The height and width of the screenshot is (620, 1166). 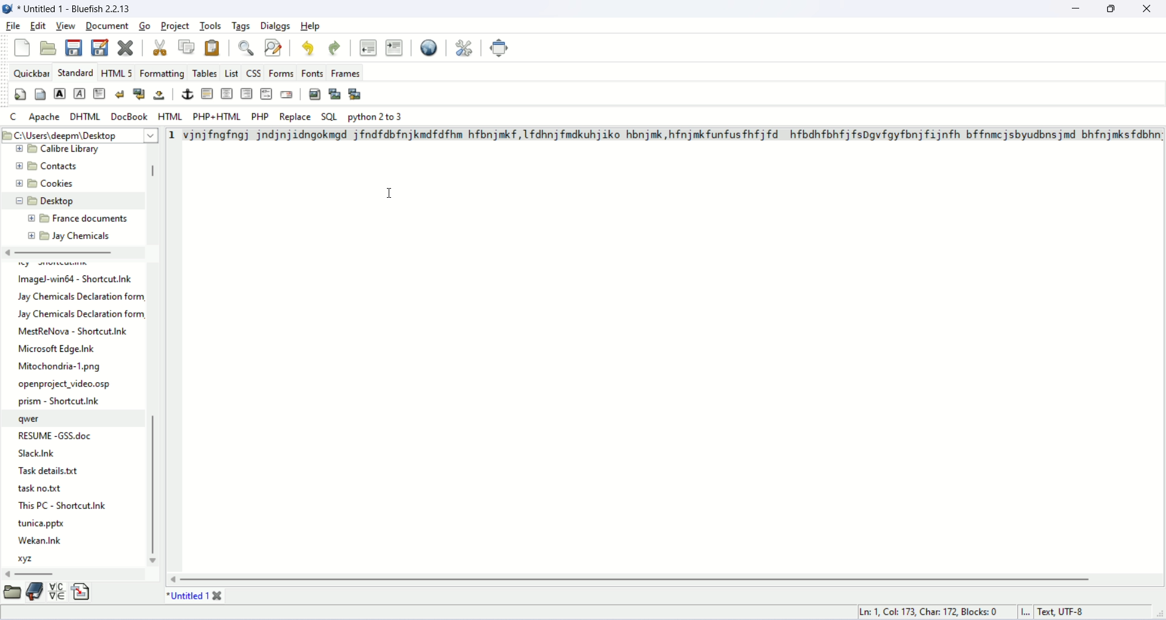 What do you see at coordinates (1074, 612) in the screenshot?
I see `text, UTF-8` at bounding box center [1074, 612].